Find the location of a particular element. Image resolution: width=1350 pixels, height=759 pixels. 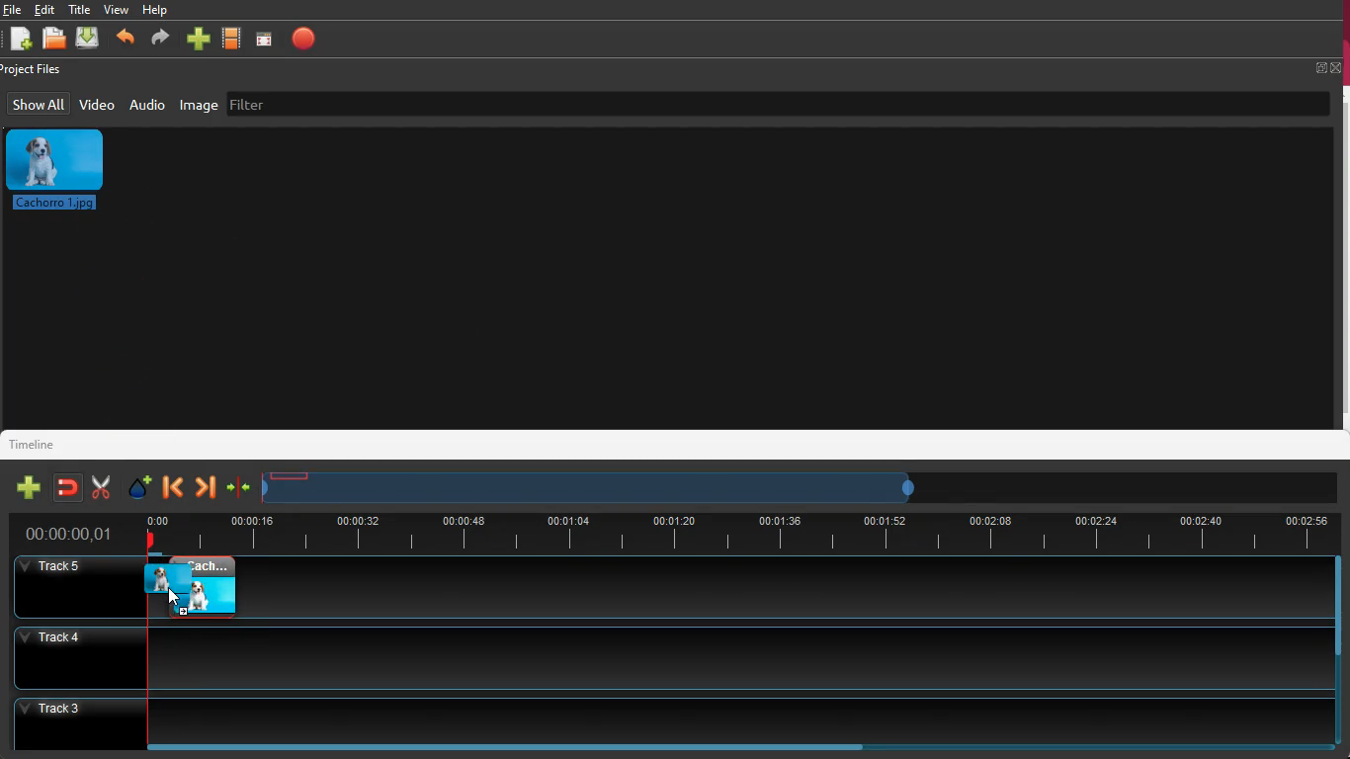

back is located at coordinates (125, 41).